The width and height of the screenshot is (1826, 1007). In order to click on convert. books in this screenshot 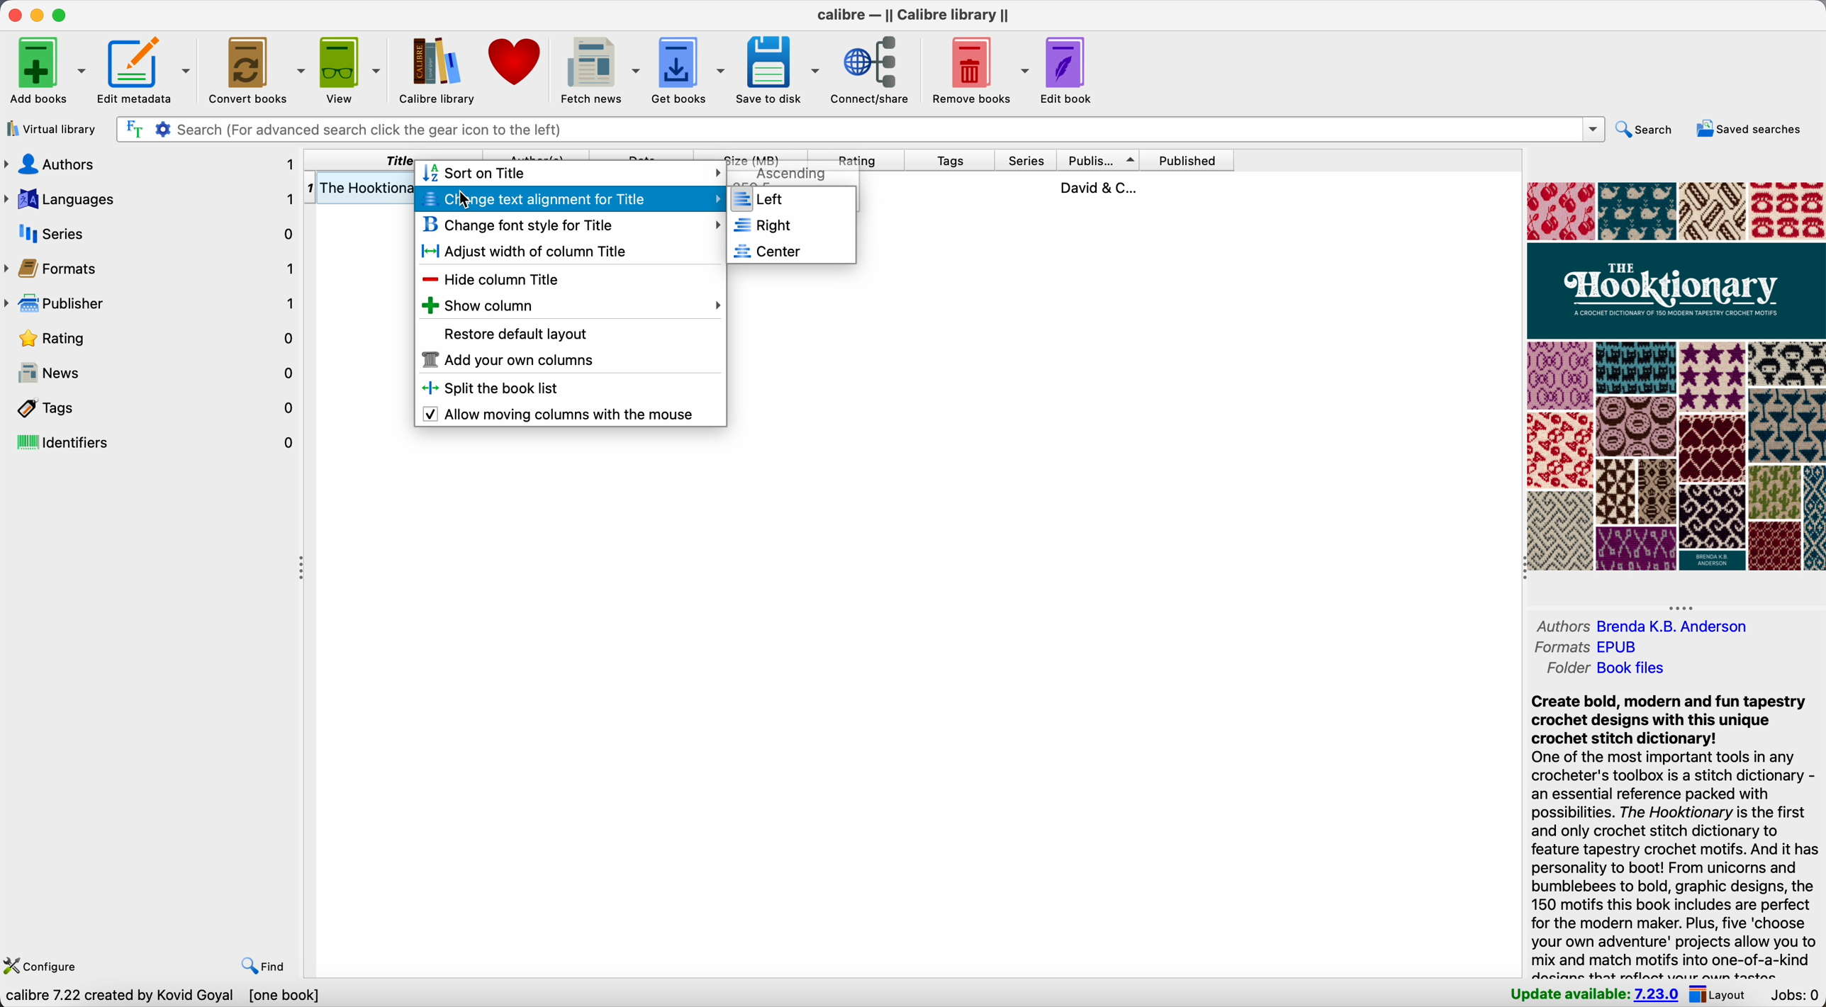, I will do `click(257, 71)`.